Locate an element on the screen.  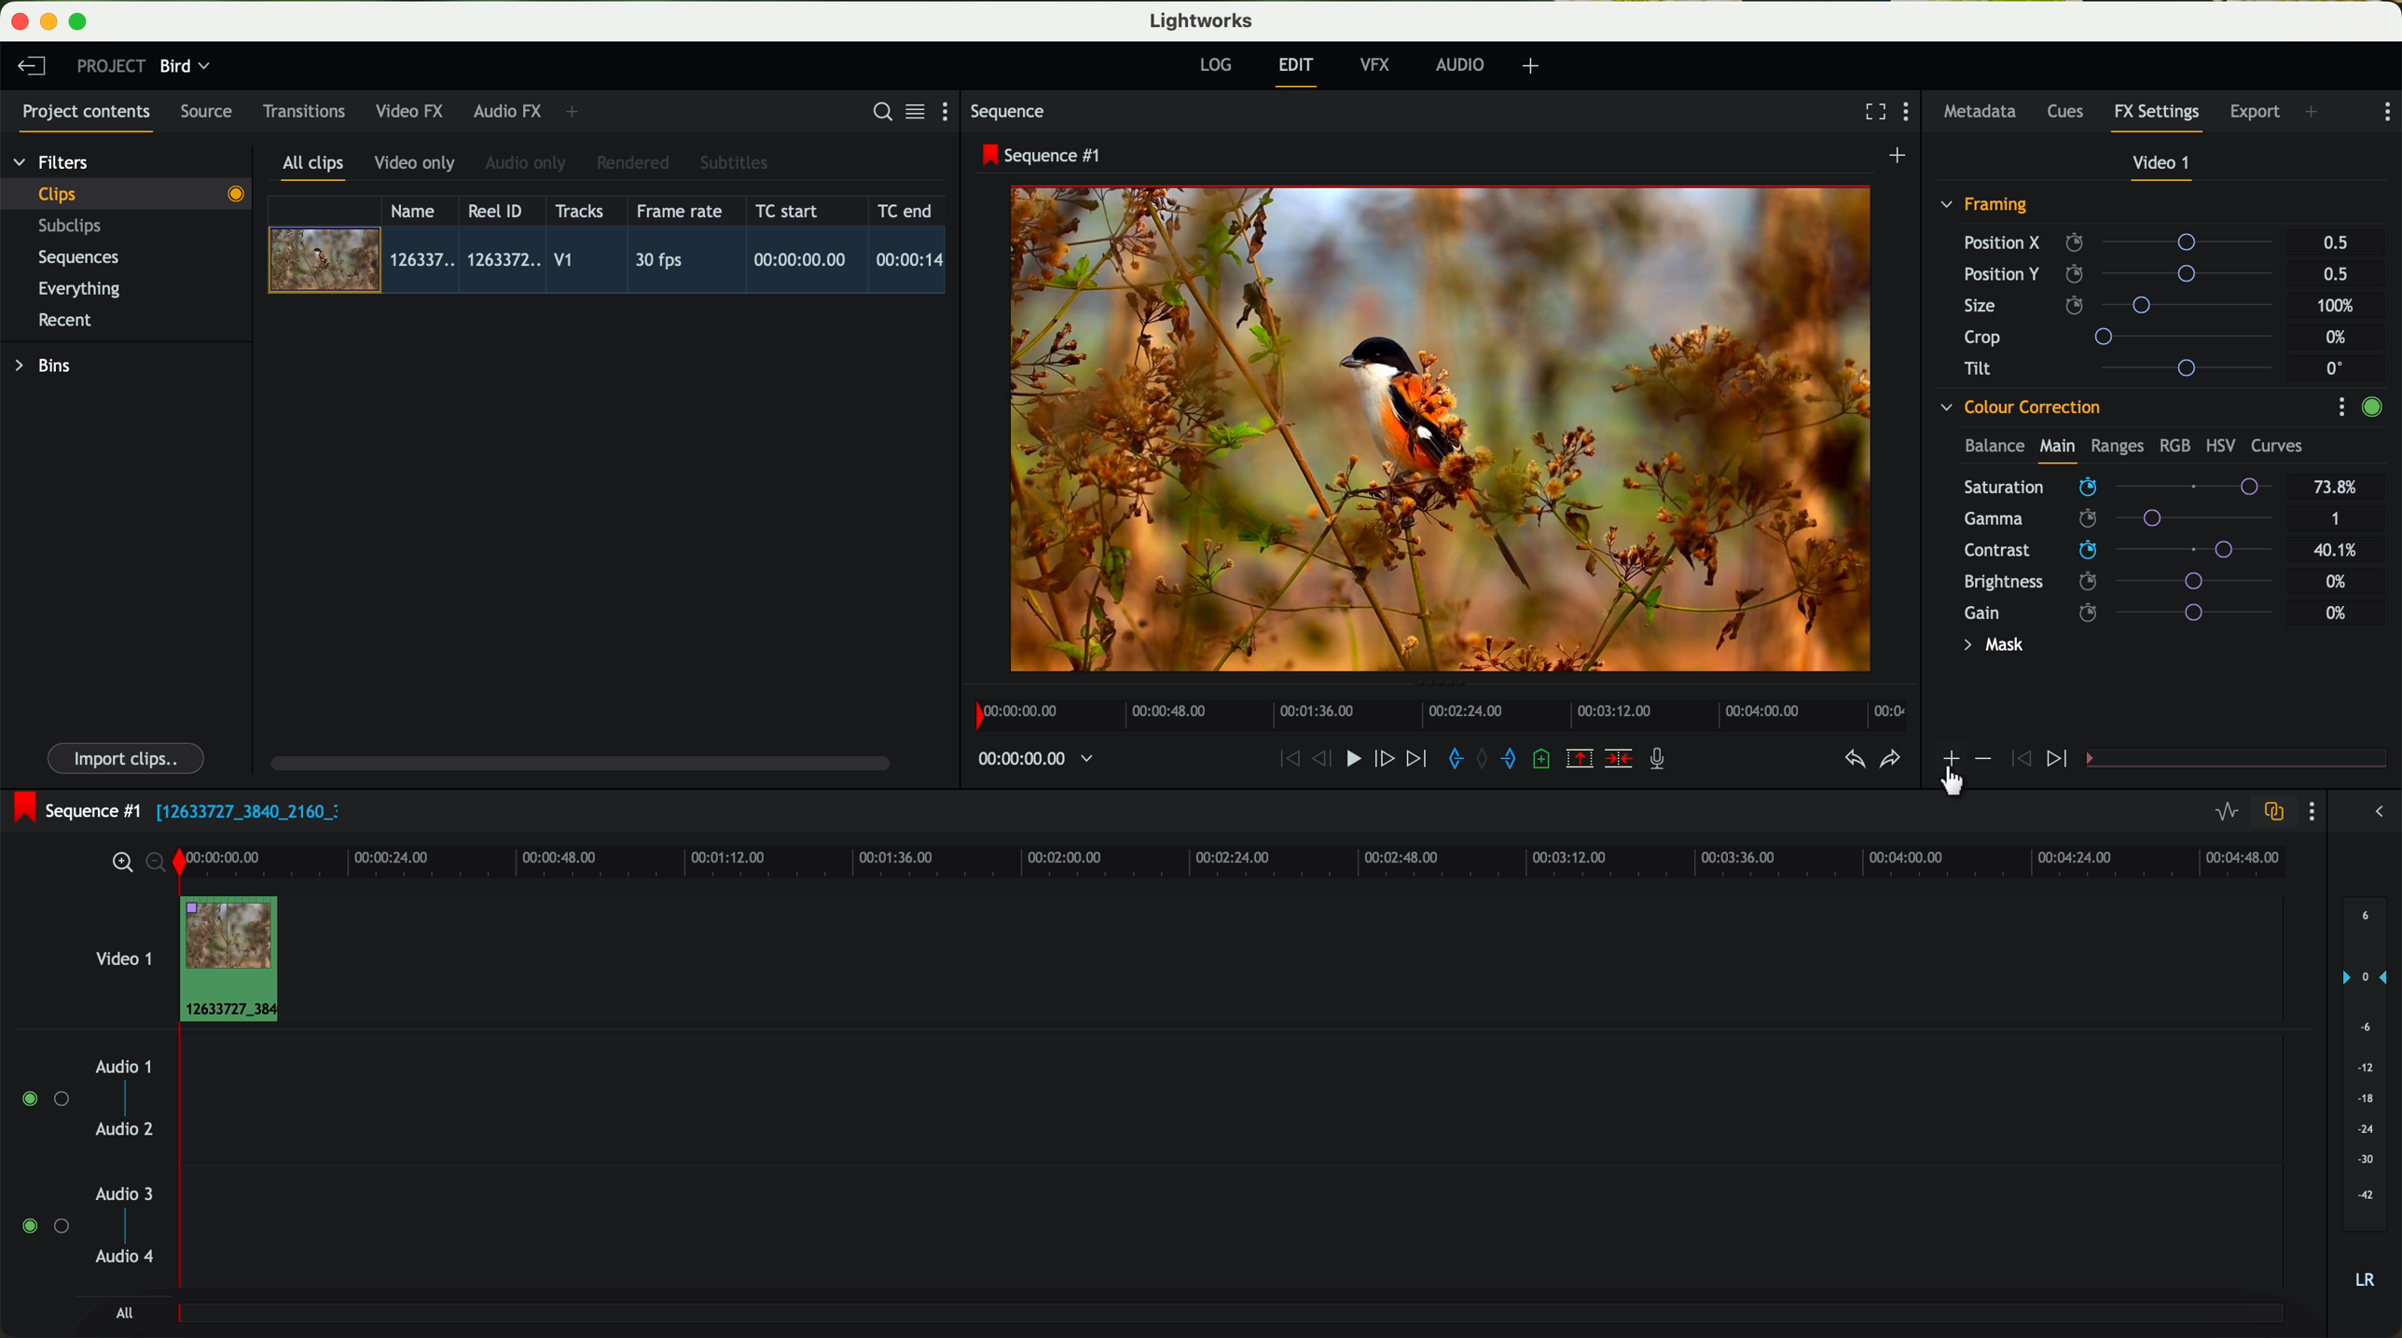
source is located at coordinates (206, 113).